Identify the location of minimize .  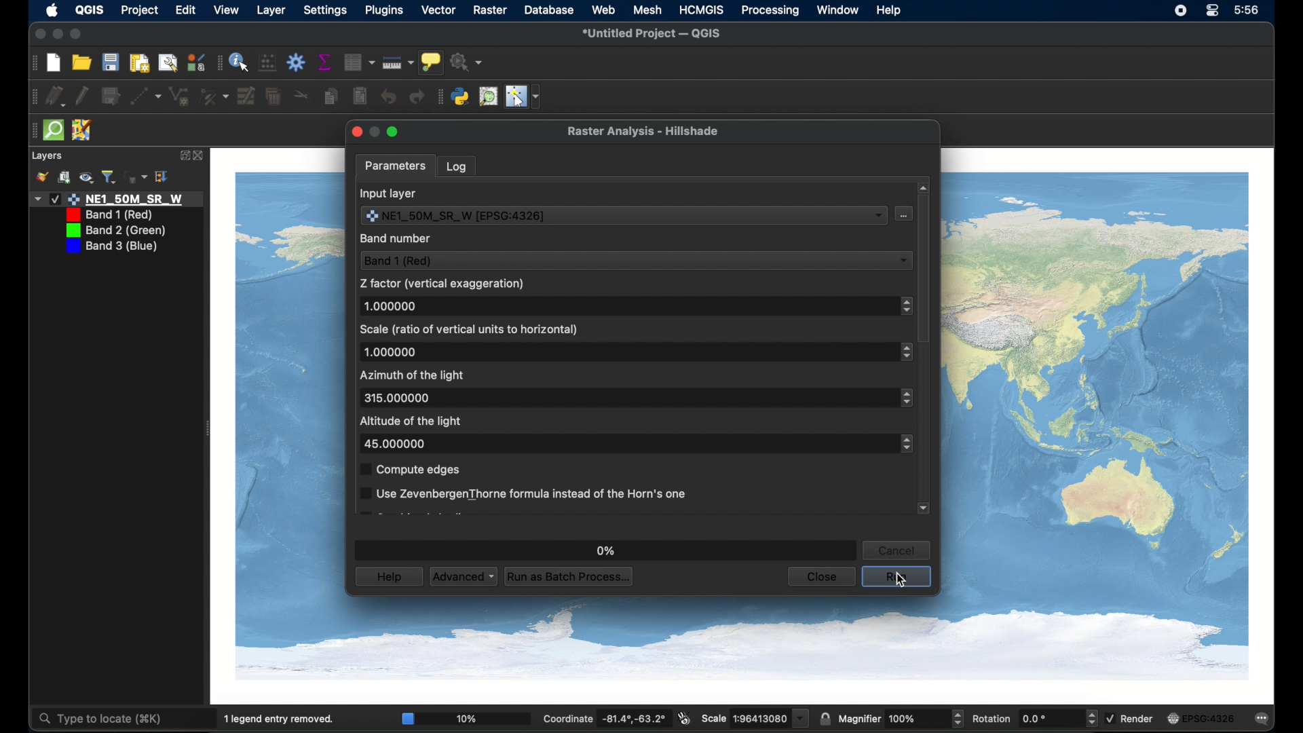
(374, 132).